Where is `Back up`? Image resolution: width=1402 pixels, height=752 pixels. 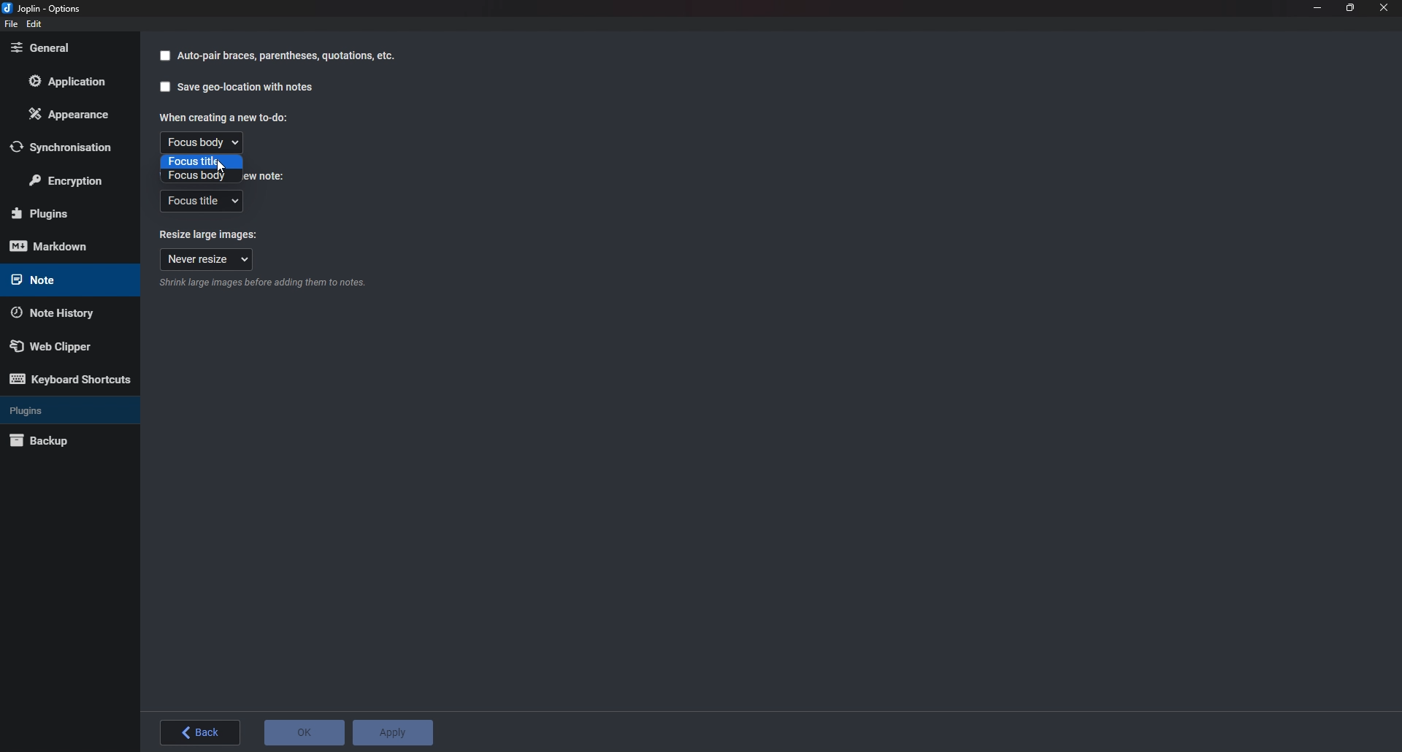
Back up is located at coordinates (64, 440).